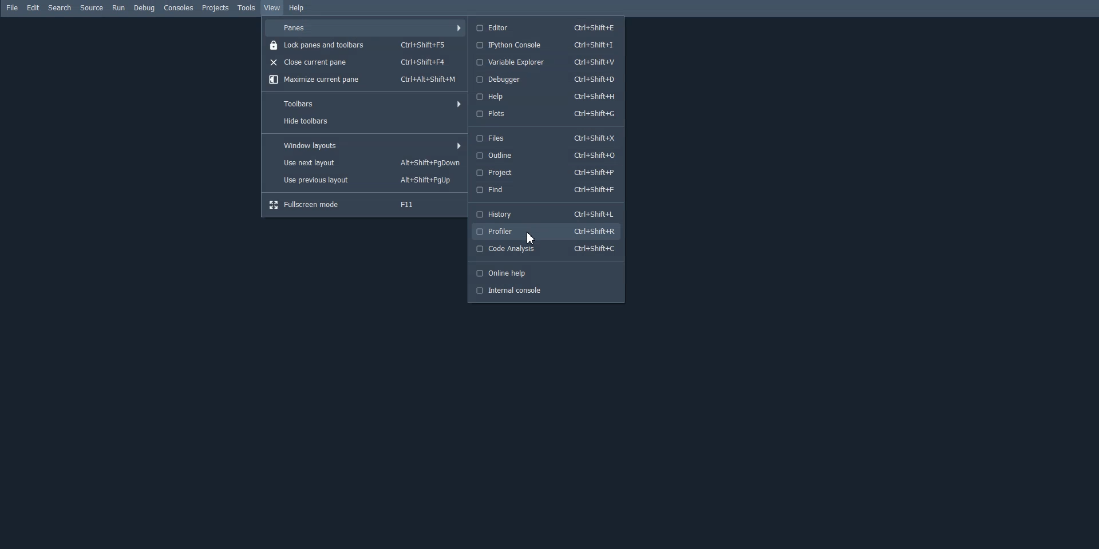 The image size is (1099, 549). Describe the element at coordinates (366, 27) in the screenshot. I see `Panes` at that location.